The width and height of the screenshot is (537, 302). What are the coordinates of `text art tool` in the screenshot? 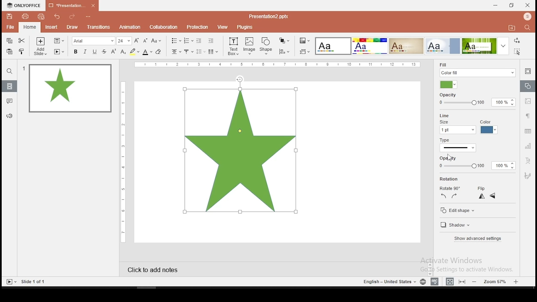 It's located at (527, 161).